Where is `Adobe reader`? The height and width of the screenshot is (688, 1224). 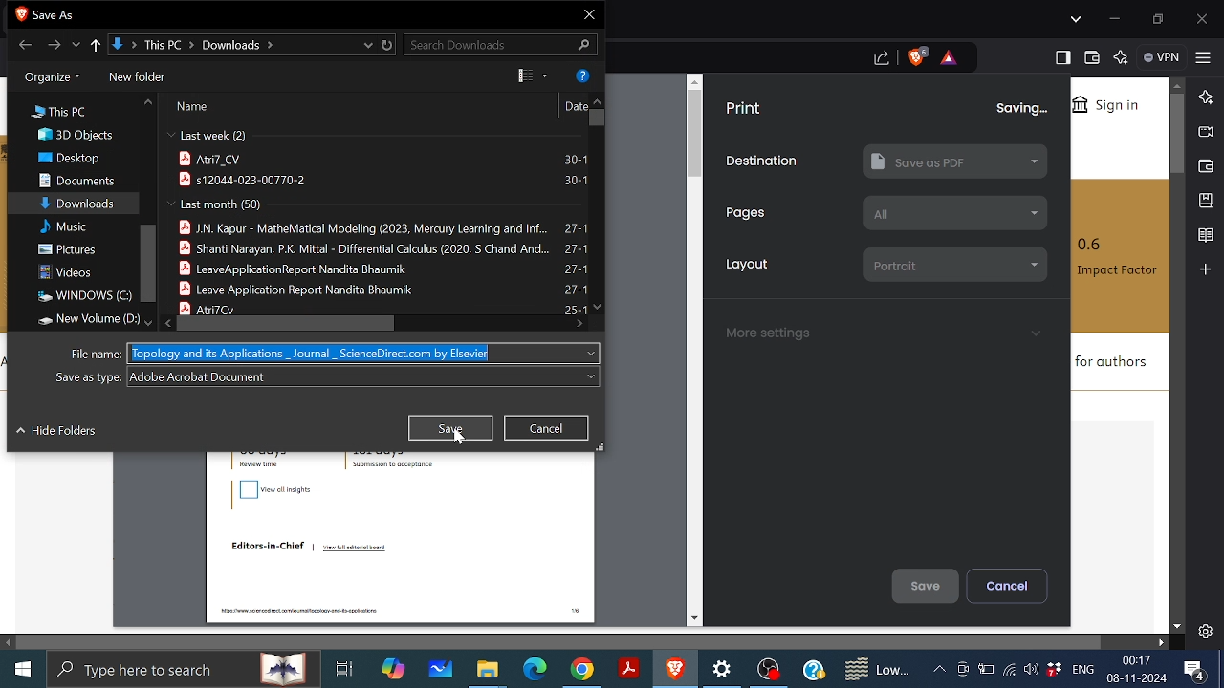 Adobe reader is located at coordinates (629, 668).